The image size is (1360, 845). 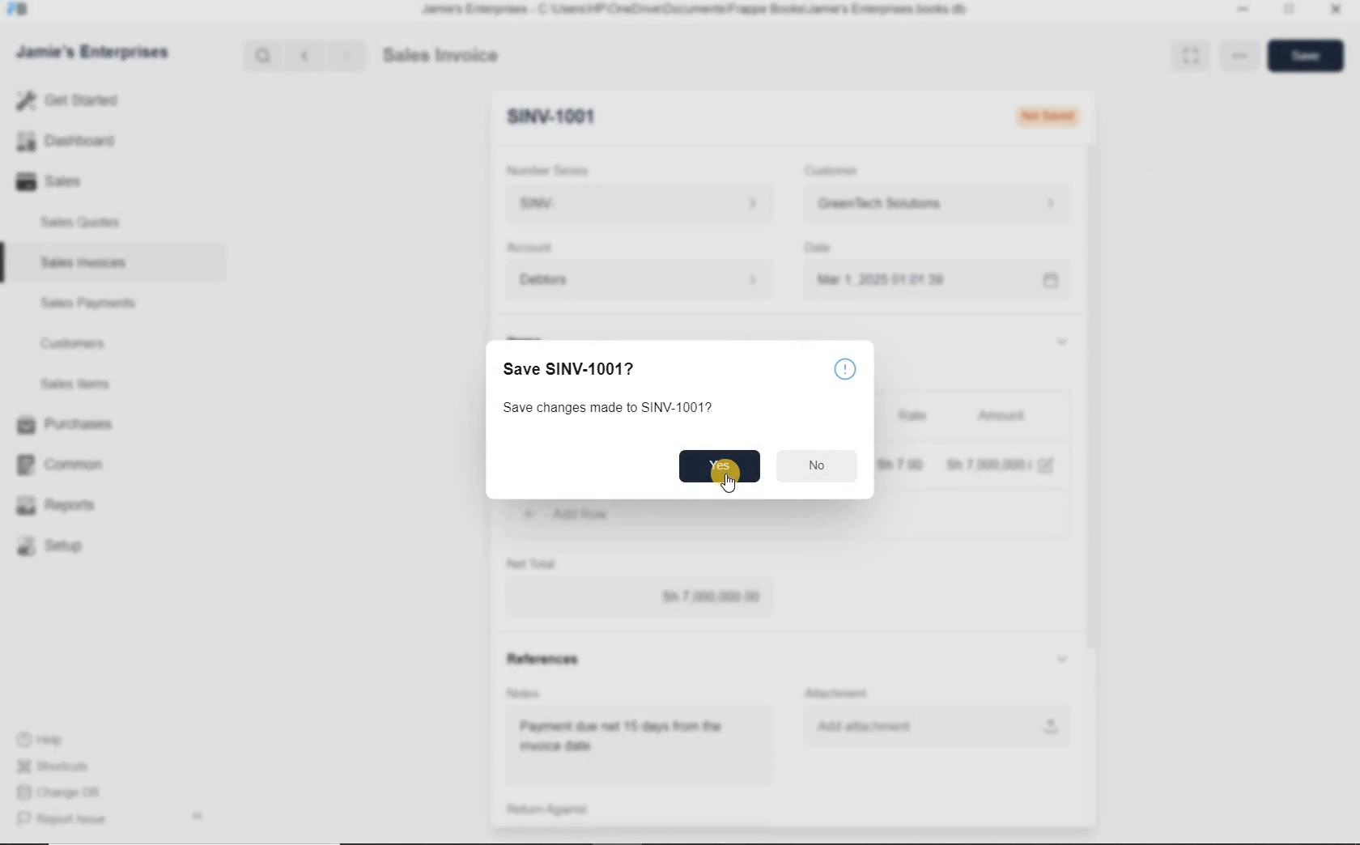 I want to click on Save SINV-1001?, so click(x=571, y=370).